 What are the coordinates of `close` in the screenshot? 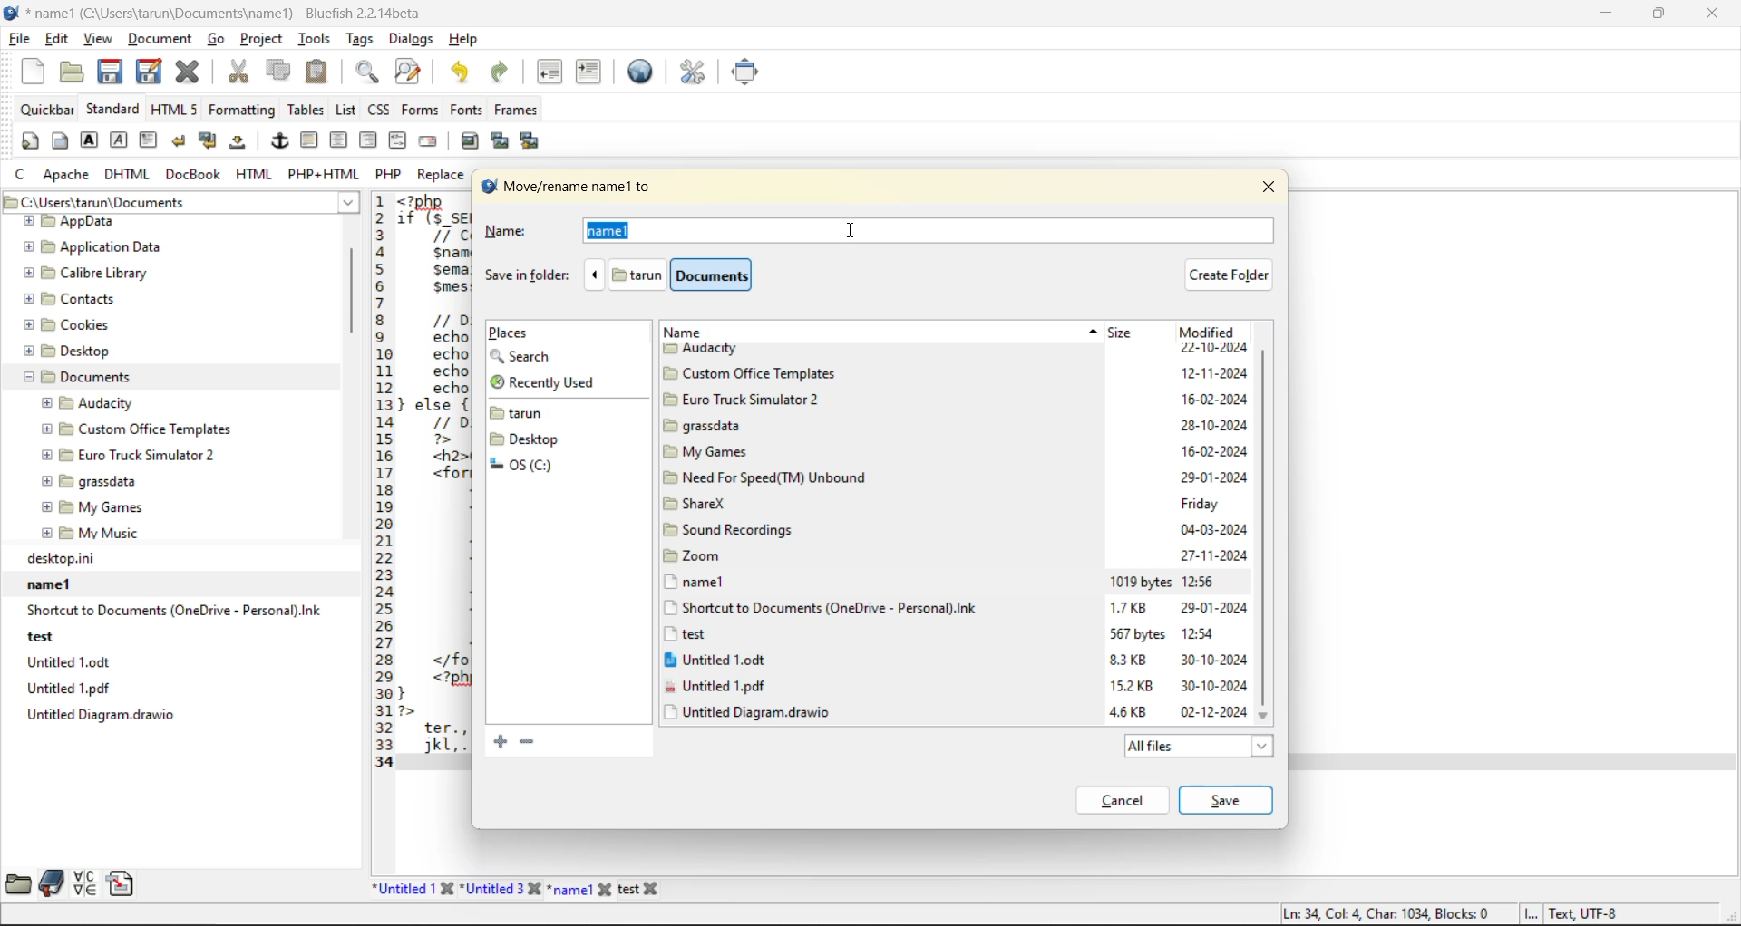 It's located at (1714, 16).